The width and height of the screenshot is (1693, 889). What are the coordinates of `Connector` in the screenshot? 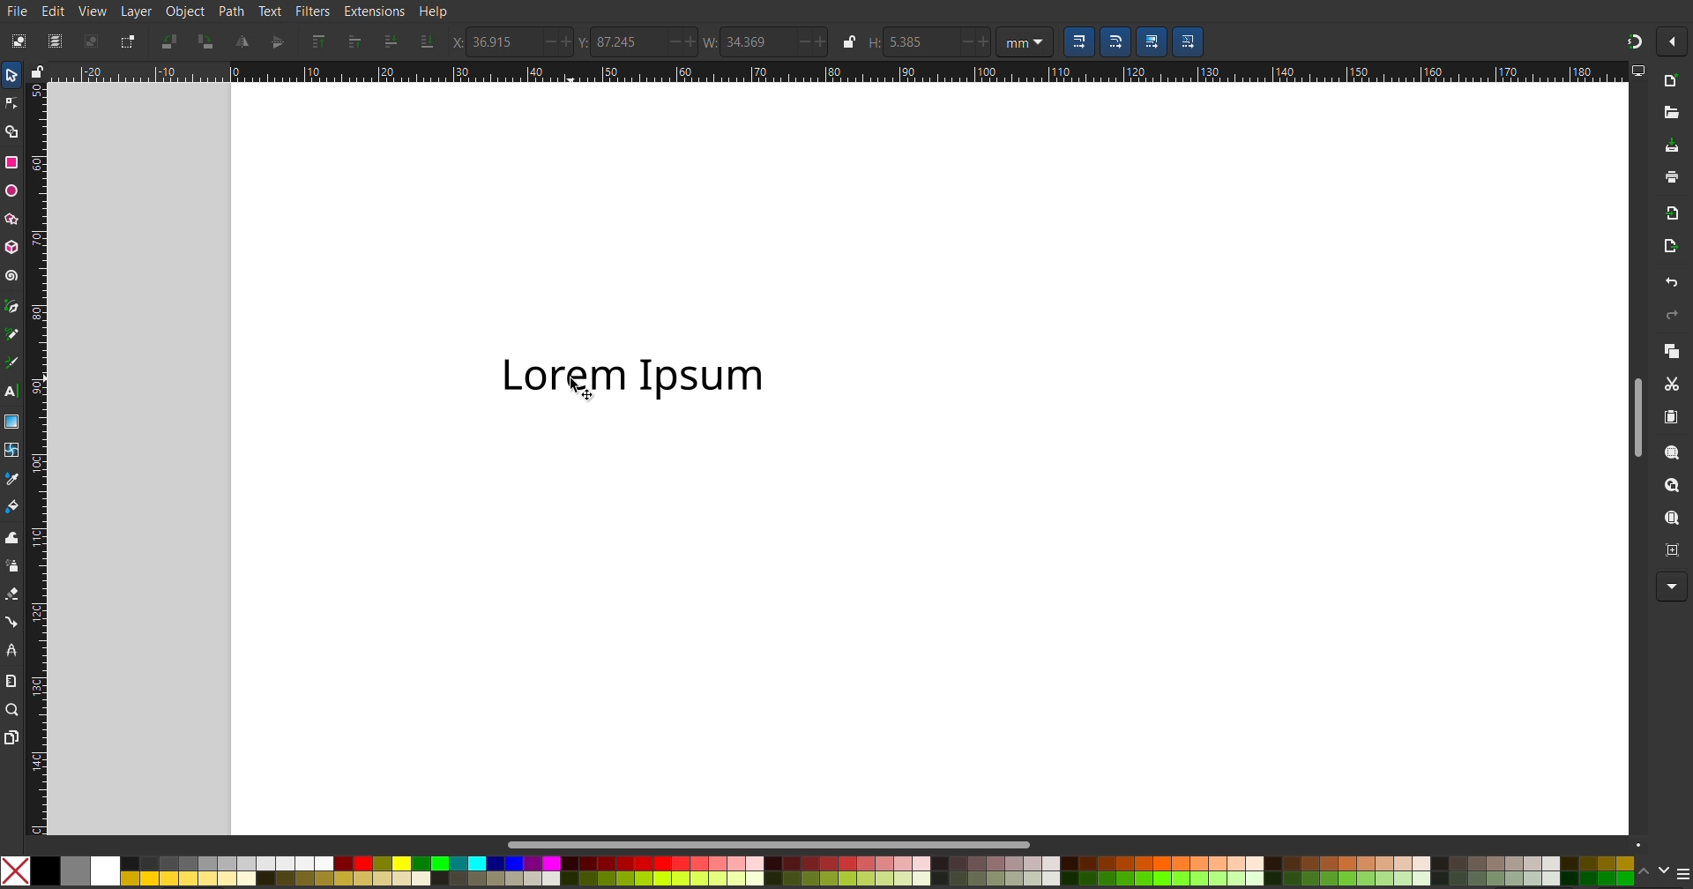 It's located at (14, 622).